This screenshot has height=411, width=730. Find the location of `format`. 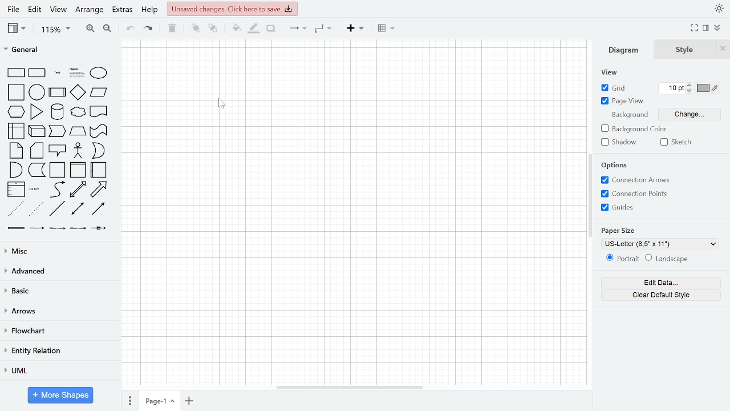

format is located at coordinates (705, 28).